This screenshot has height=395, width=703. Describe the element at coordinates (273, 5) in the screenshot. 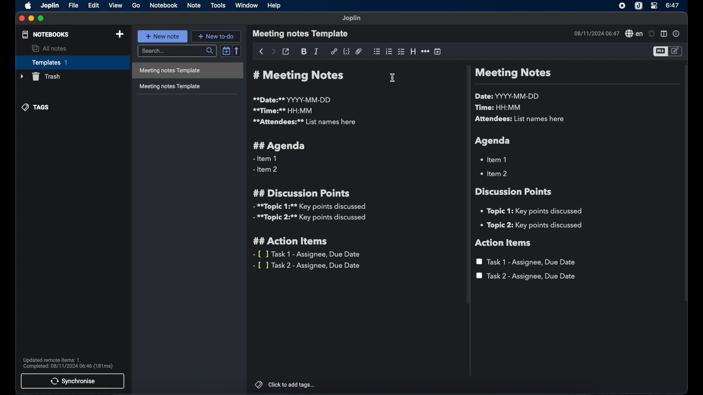

I see `help` at that location.